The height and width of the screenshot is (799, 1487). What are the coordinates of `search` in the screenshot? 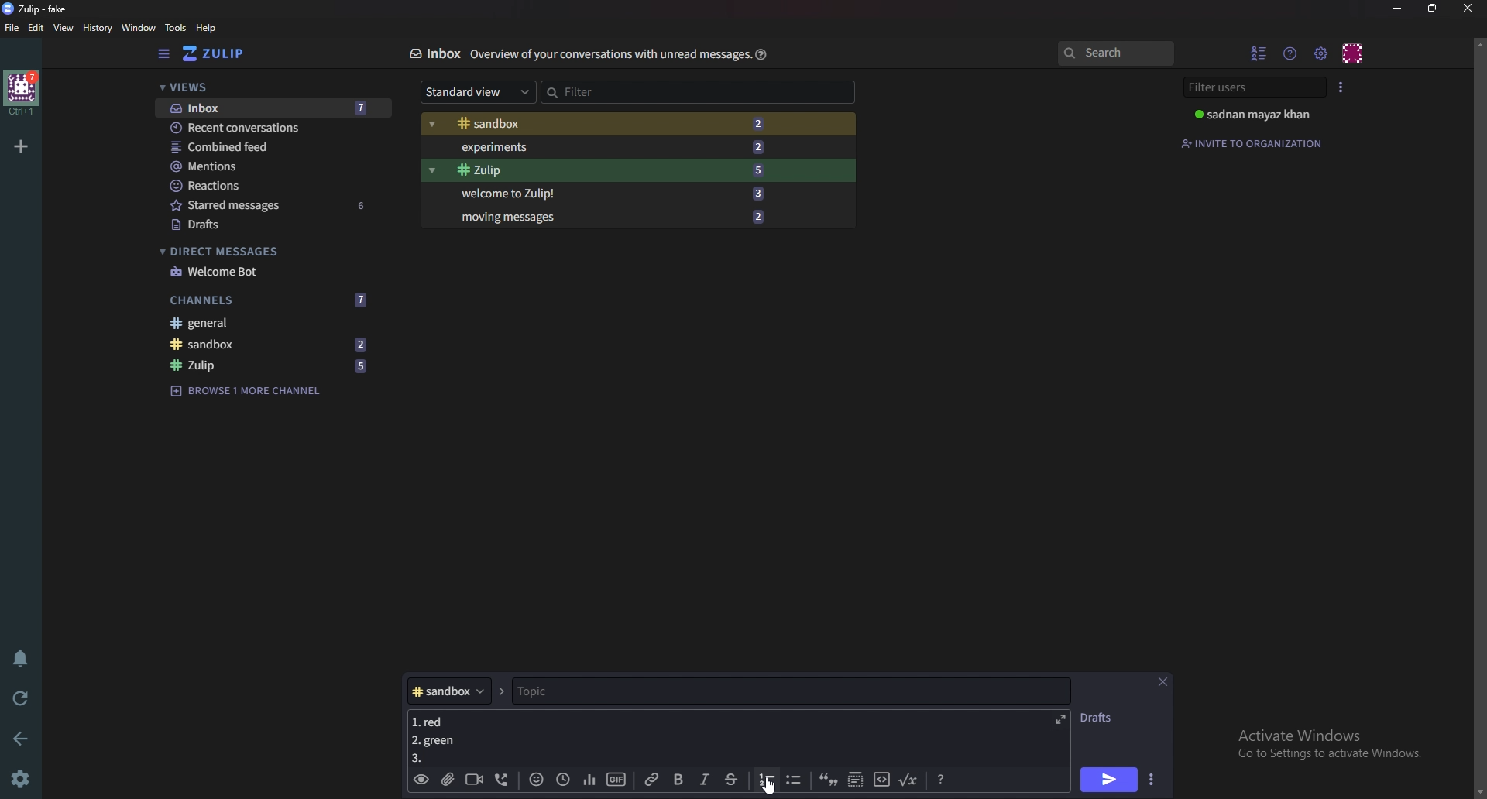 It's located at (1115, 54).